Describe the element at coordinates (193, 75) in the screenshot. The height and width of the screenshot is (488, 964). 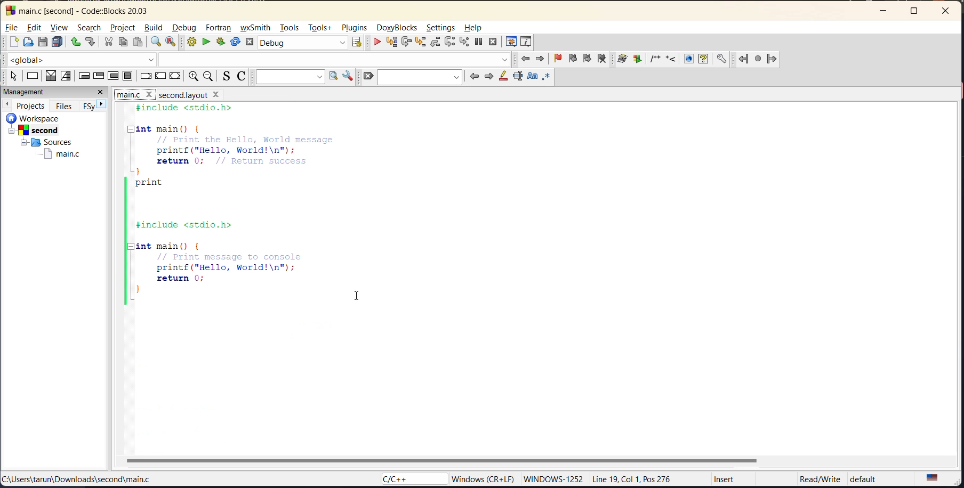
I see `zoom in` at that location.